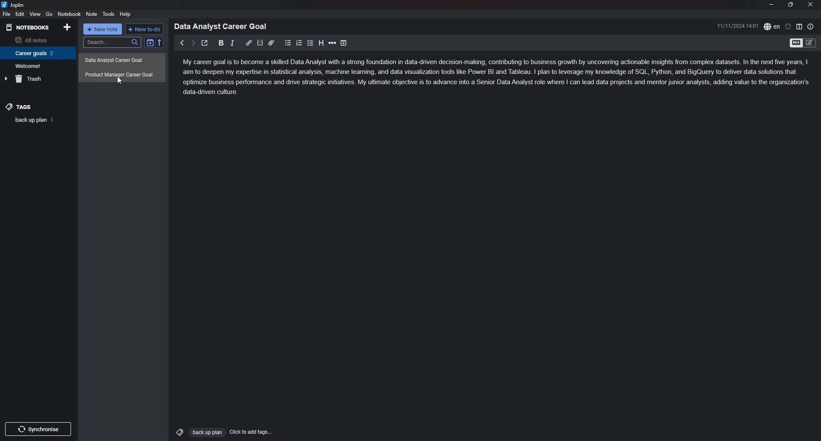  I want to click on toggle editor, so click(795, 44).